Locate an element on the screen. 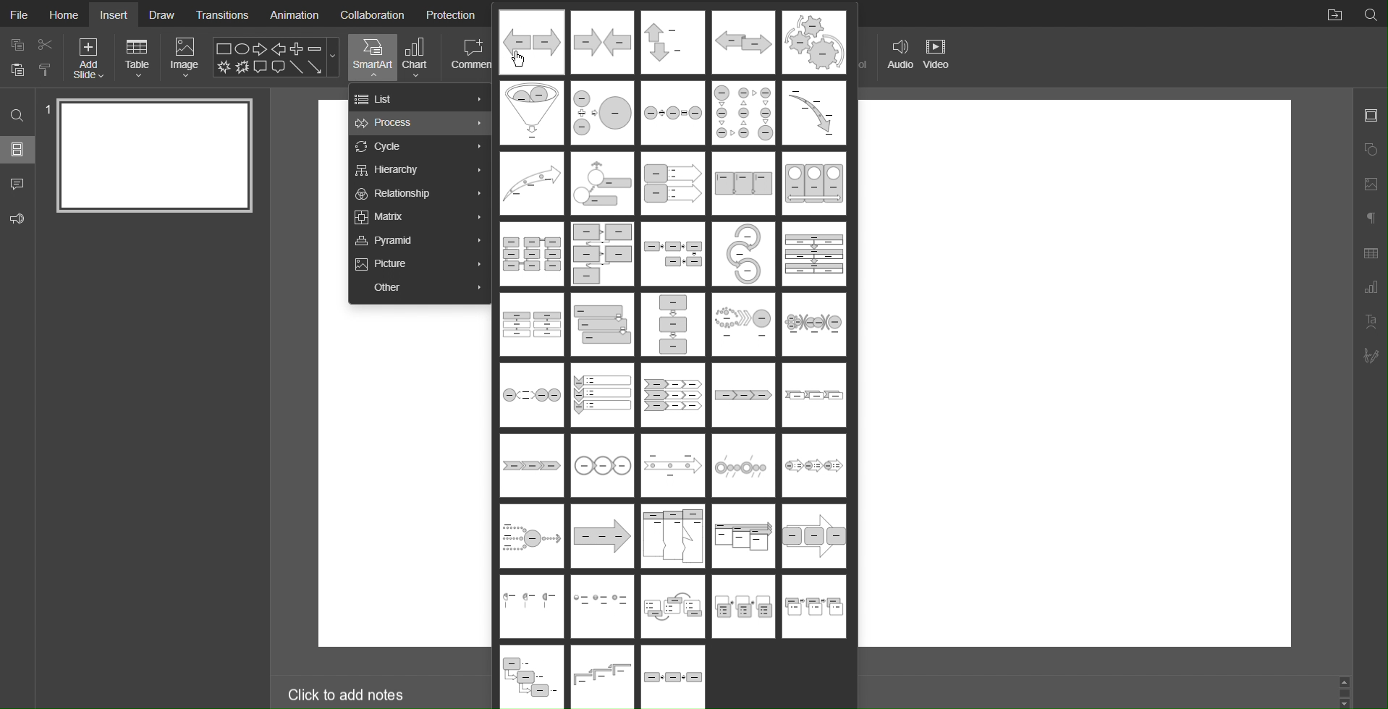 The height and width of the screenshot is (709, 1388). List is located at coordinates (420, 98).